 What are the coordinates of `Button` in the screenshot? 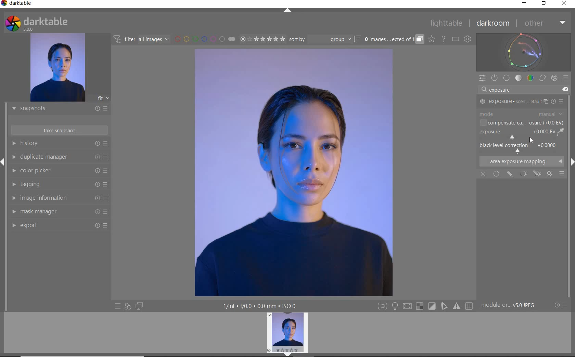 It's located at (432, 306).